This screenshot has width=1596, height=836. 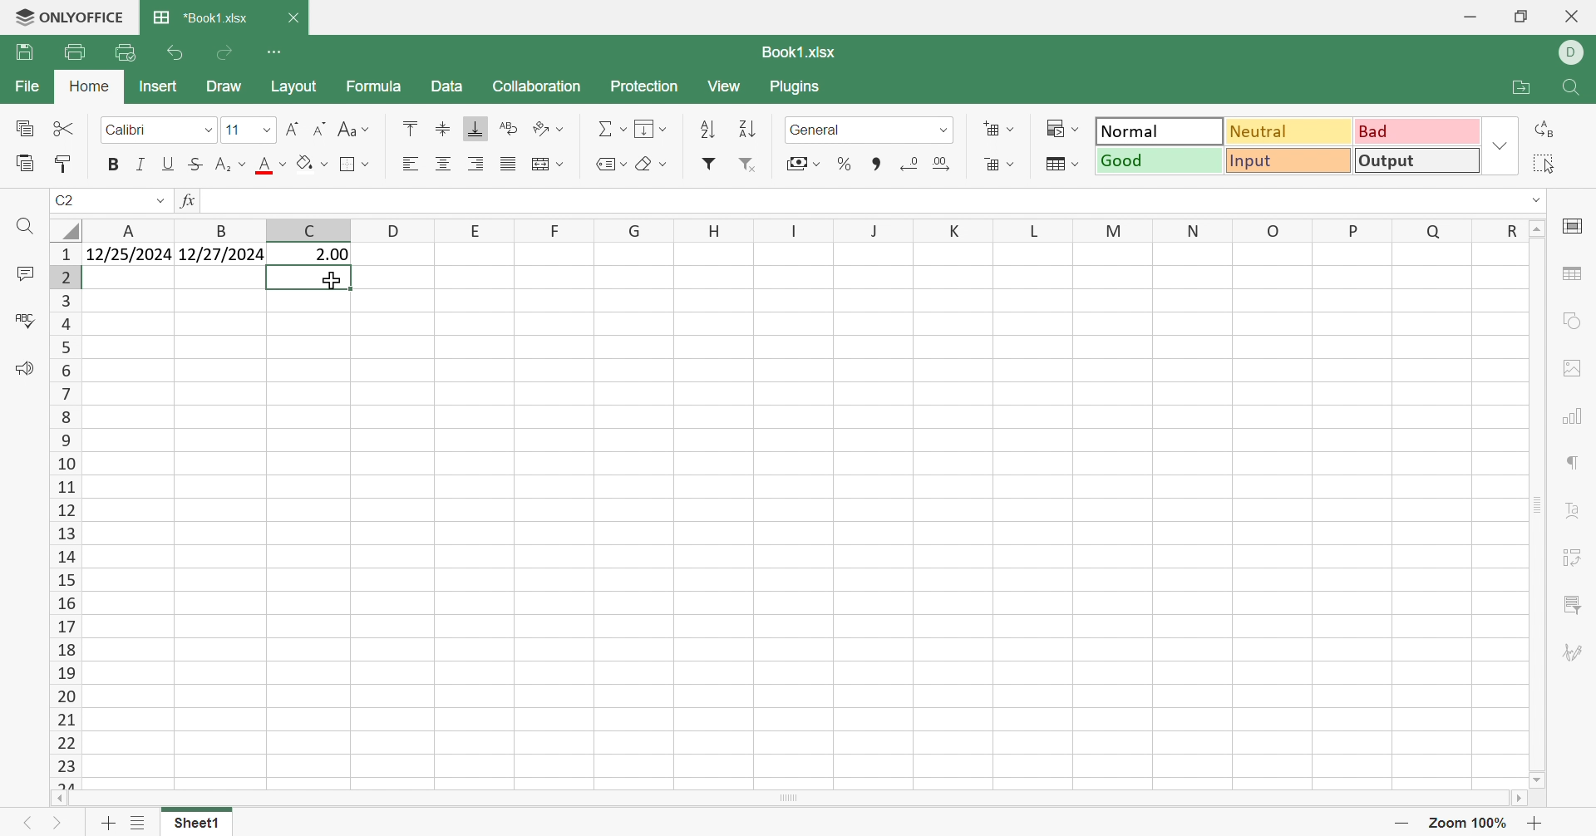 What do you see at coordinates (649, 162) in the screenshot?
I see `Clear` at bounding box center [649, 162].